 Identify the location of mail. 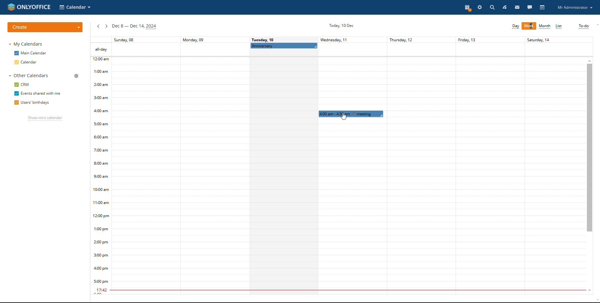
(517, 7).